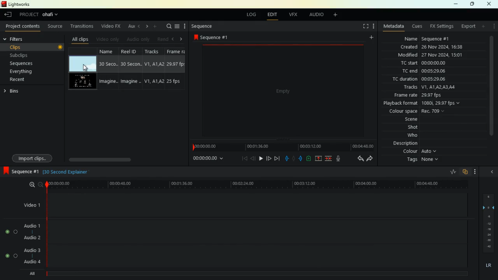  What do you see at coordinates (292, 14) in the screenshot?
I see `vfx` at bounding box center [292, 14].